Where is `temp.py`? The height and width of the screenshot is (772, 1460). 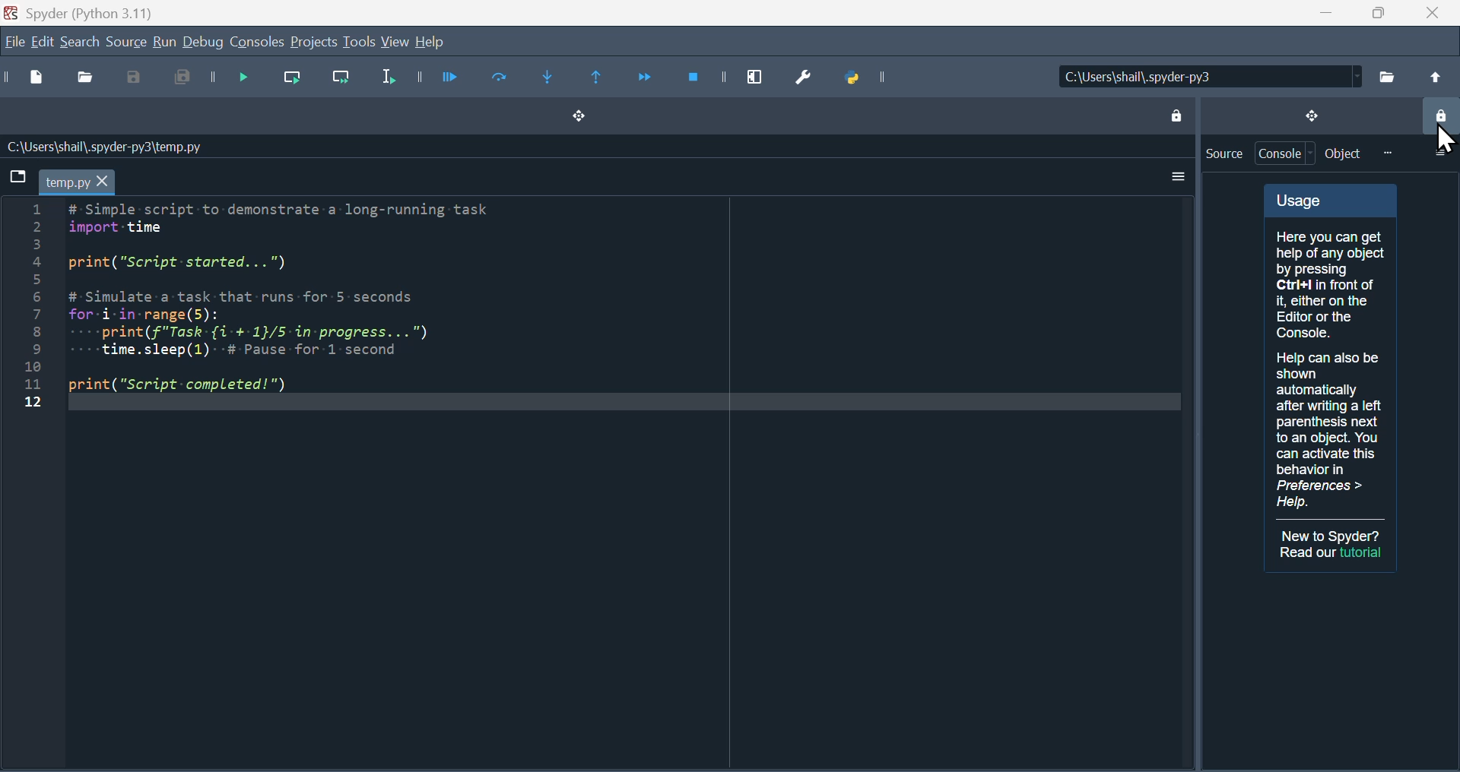 temp.py is located at coordinates (77, 182).